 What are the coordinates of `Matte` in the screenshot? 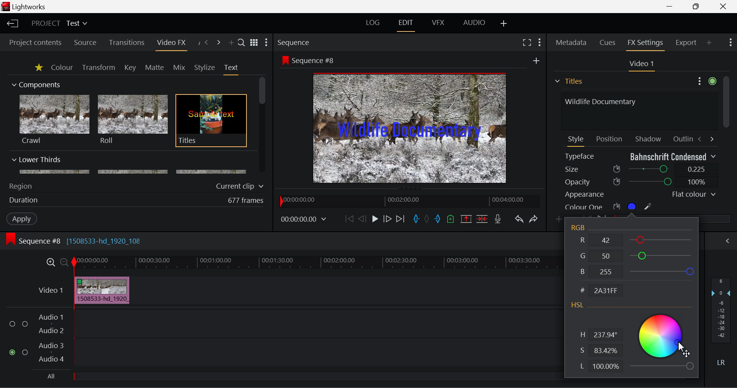 It's located at (154, 67).